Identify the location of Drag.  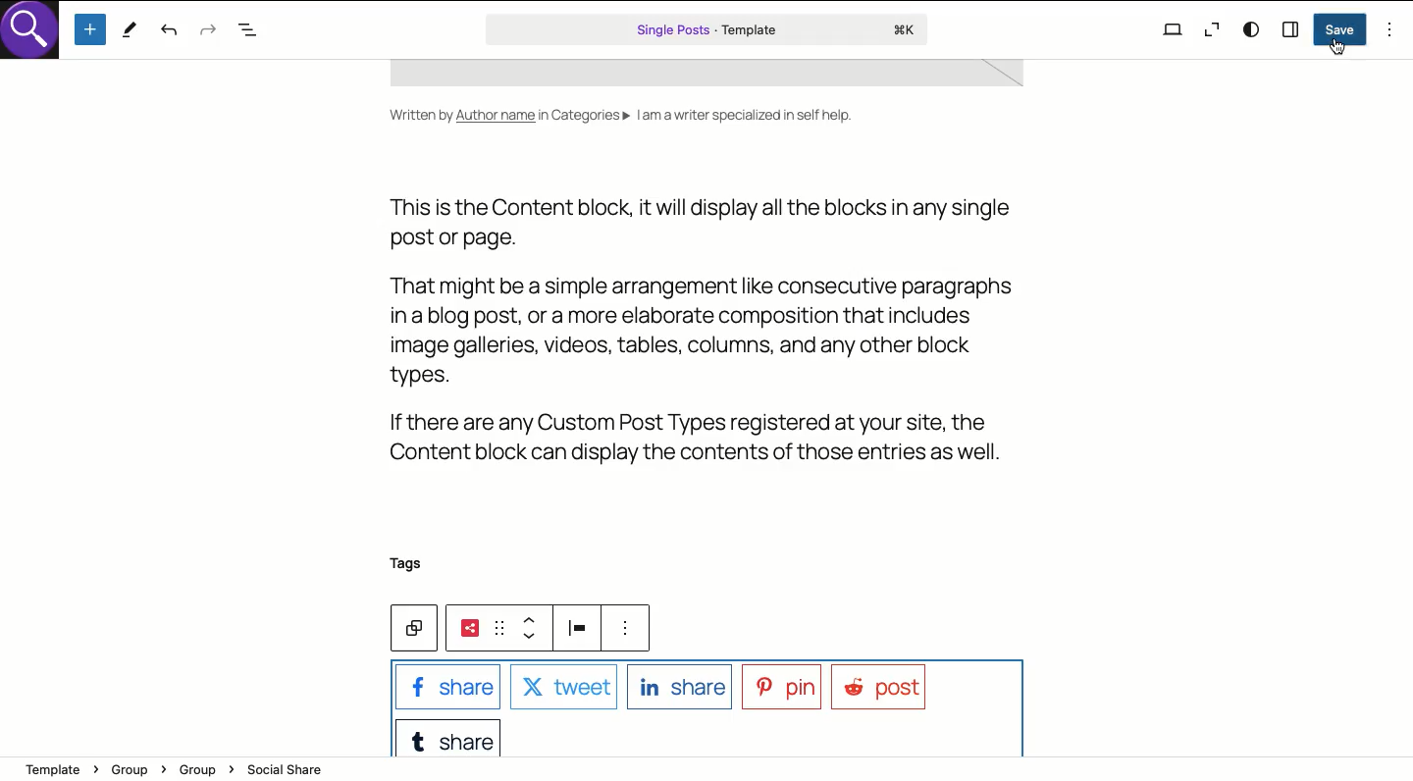
(499, 627).